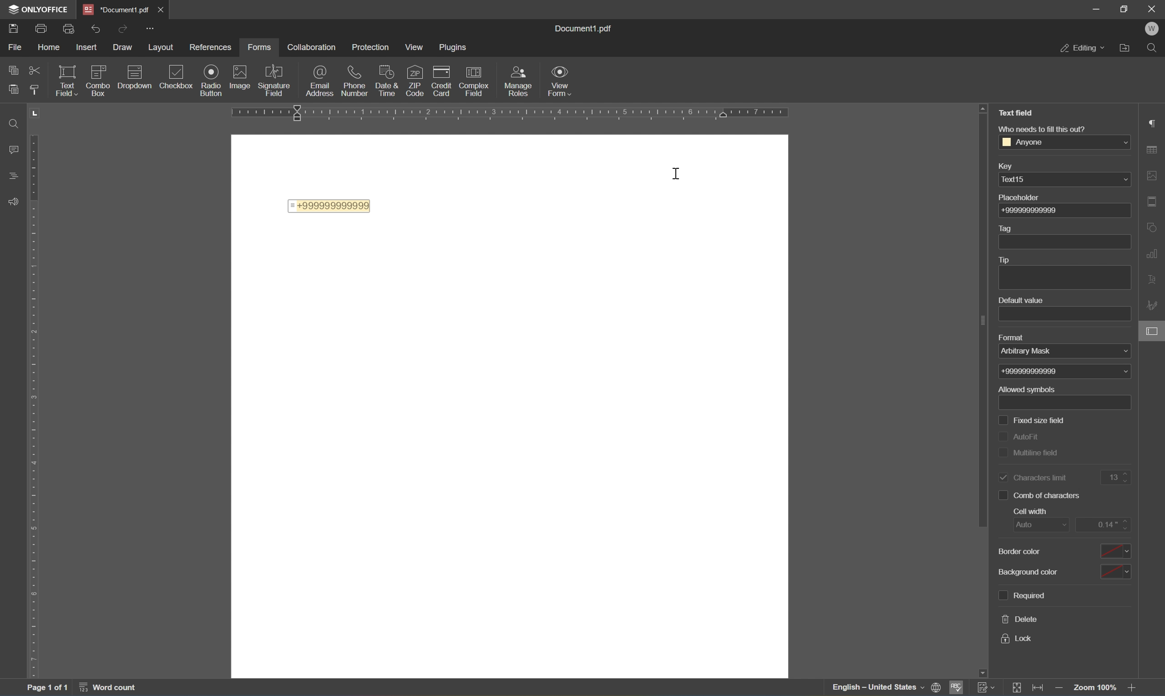 This screenshot has width=1165, height=696. Describe the element at coordinates (48, 49) in the screenshot. I see `home` at that location.